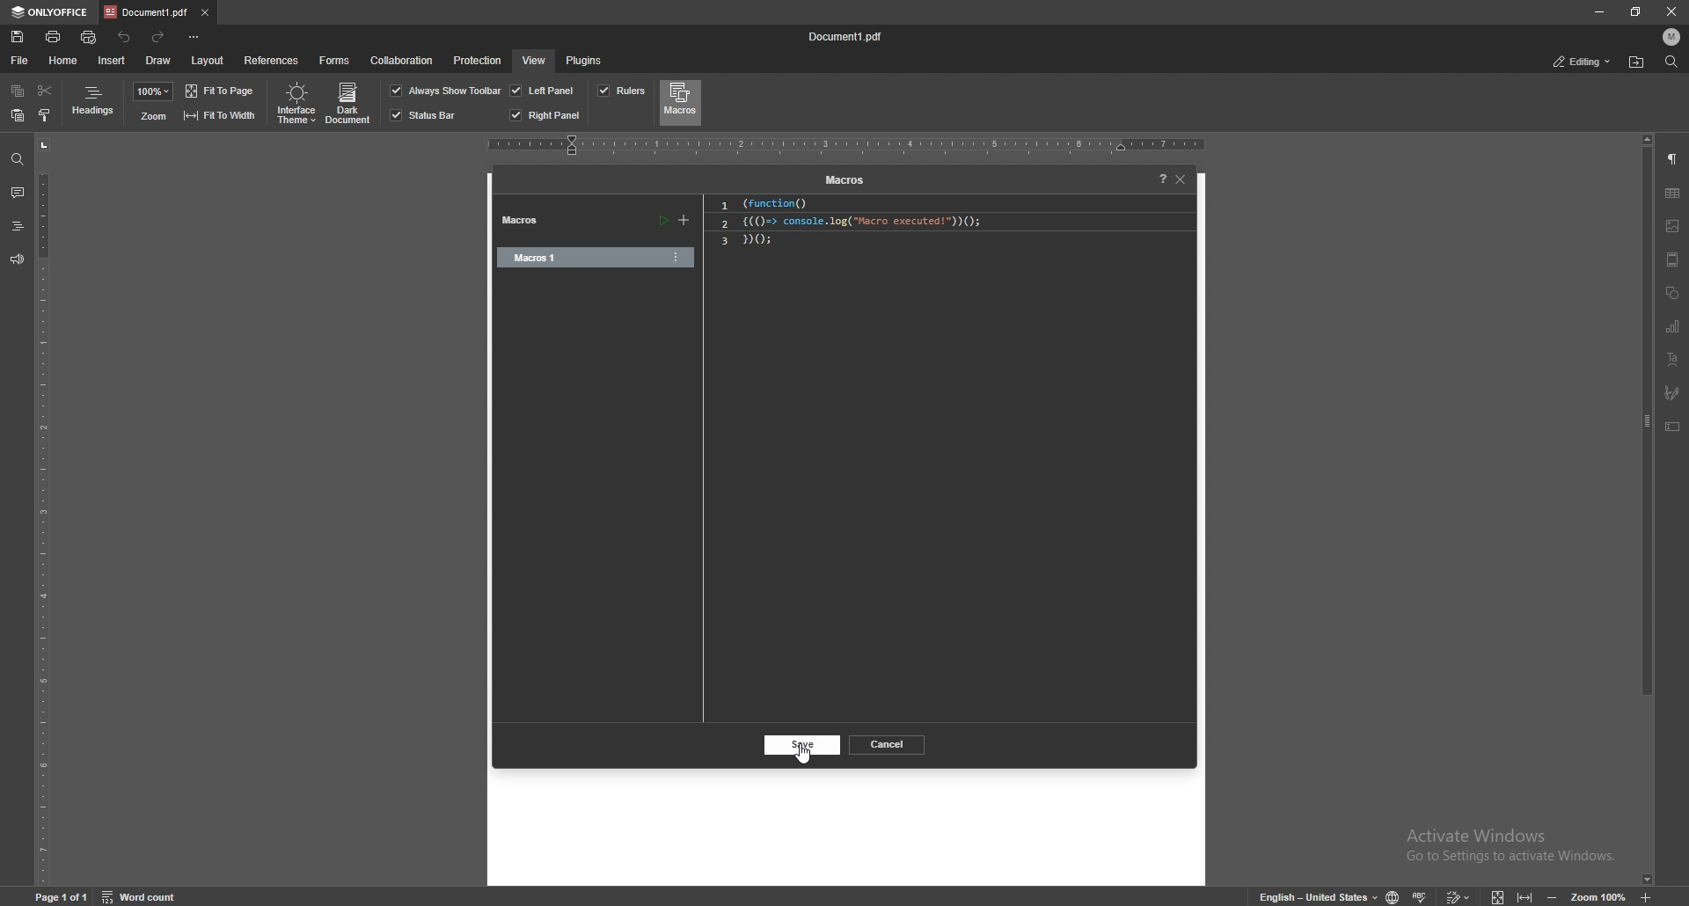  Describe the element at coordinates (350, 104) in the screenshot. I see `dark document` at that location.